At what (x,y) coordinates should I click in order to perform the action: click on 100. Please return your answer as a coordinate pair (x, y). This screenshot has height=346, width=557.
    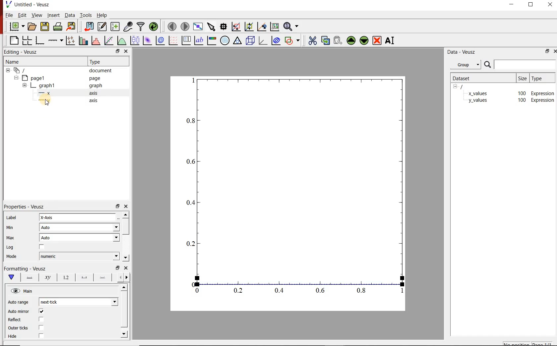
    Looking at the image, I should click on (522, 93).